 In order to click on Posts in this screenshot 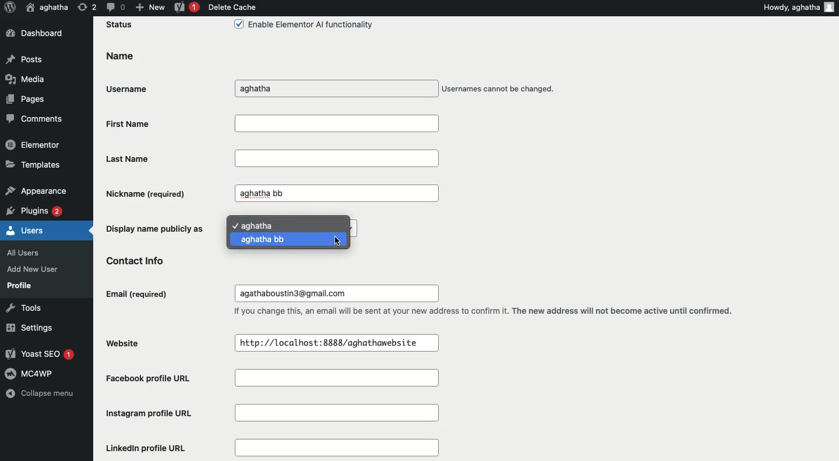, I will do `click(25, 61)`.